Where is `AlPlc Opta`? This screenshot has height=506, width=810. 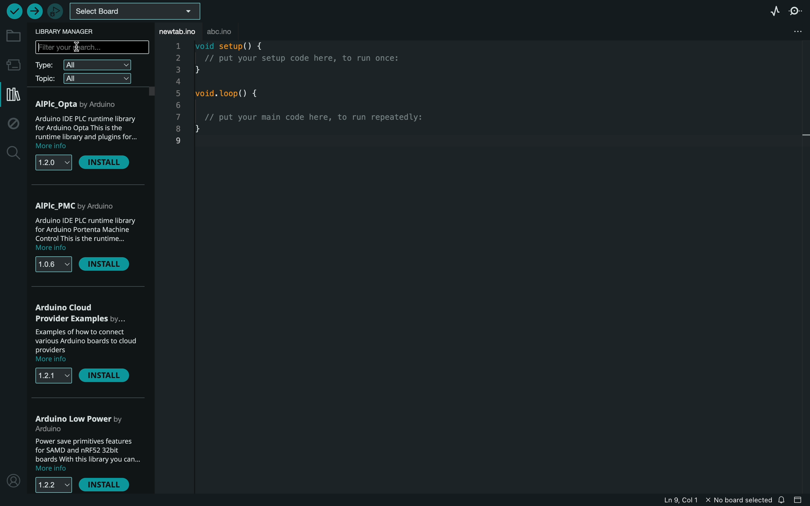
AlPlc Opta is located at coordinates (80, 104).